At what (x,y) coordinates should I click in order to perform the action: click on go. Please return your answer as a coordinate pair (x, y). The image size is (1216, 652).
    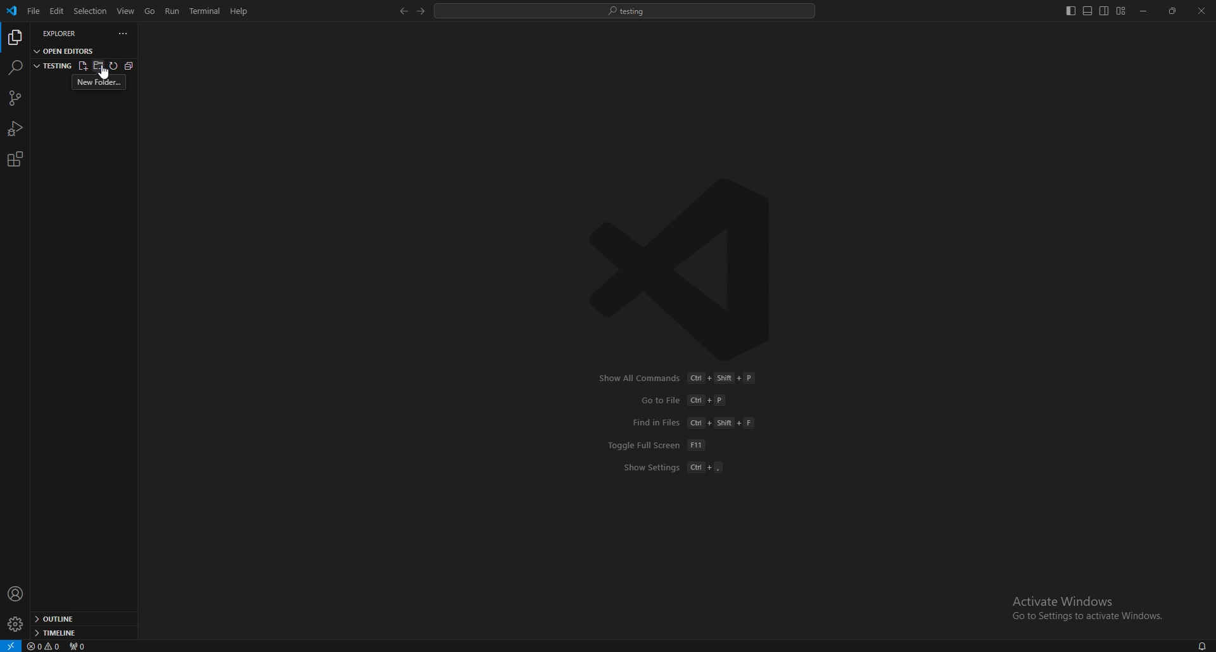
    Looking at the image, I should click on (150, 11).